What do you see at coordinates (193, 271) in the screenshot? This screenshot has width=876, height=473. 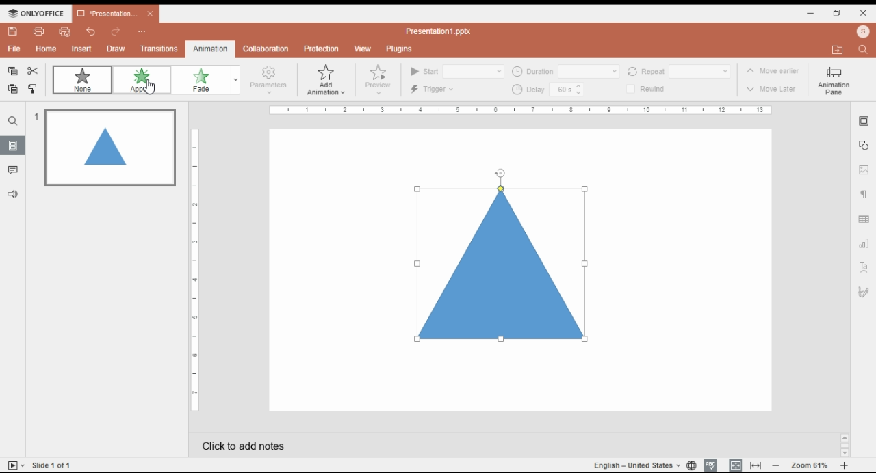 I see `vertical scale` at bounding box center [193, 271].